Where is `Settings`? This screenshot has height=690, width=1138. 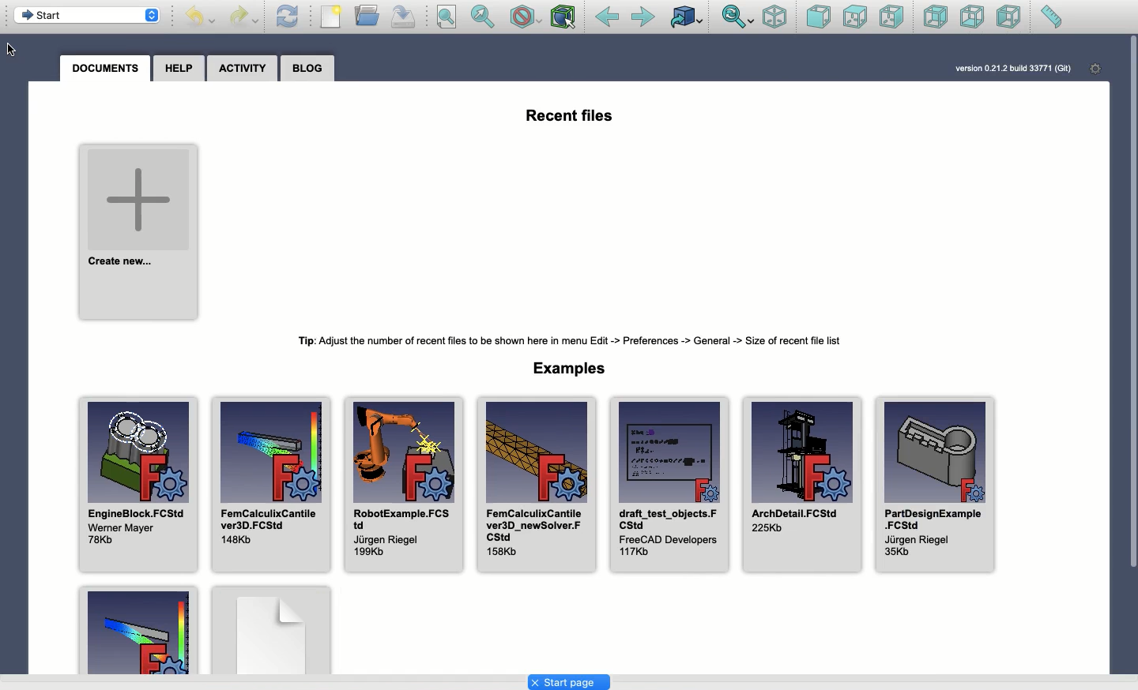
Settings is located at coordinates (1096, 69).